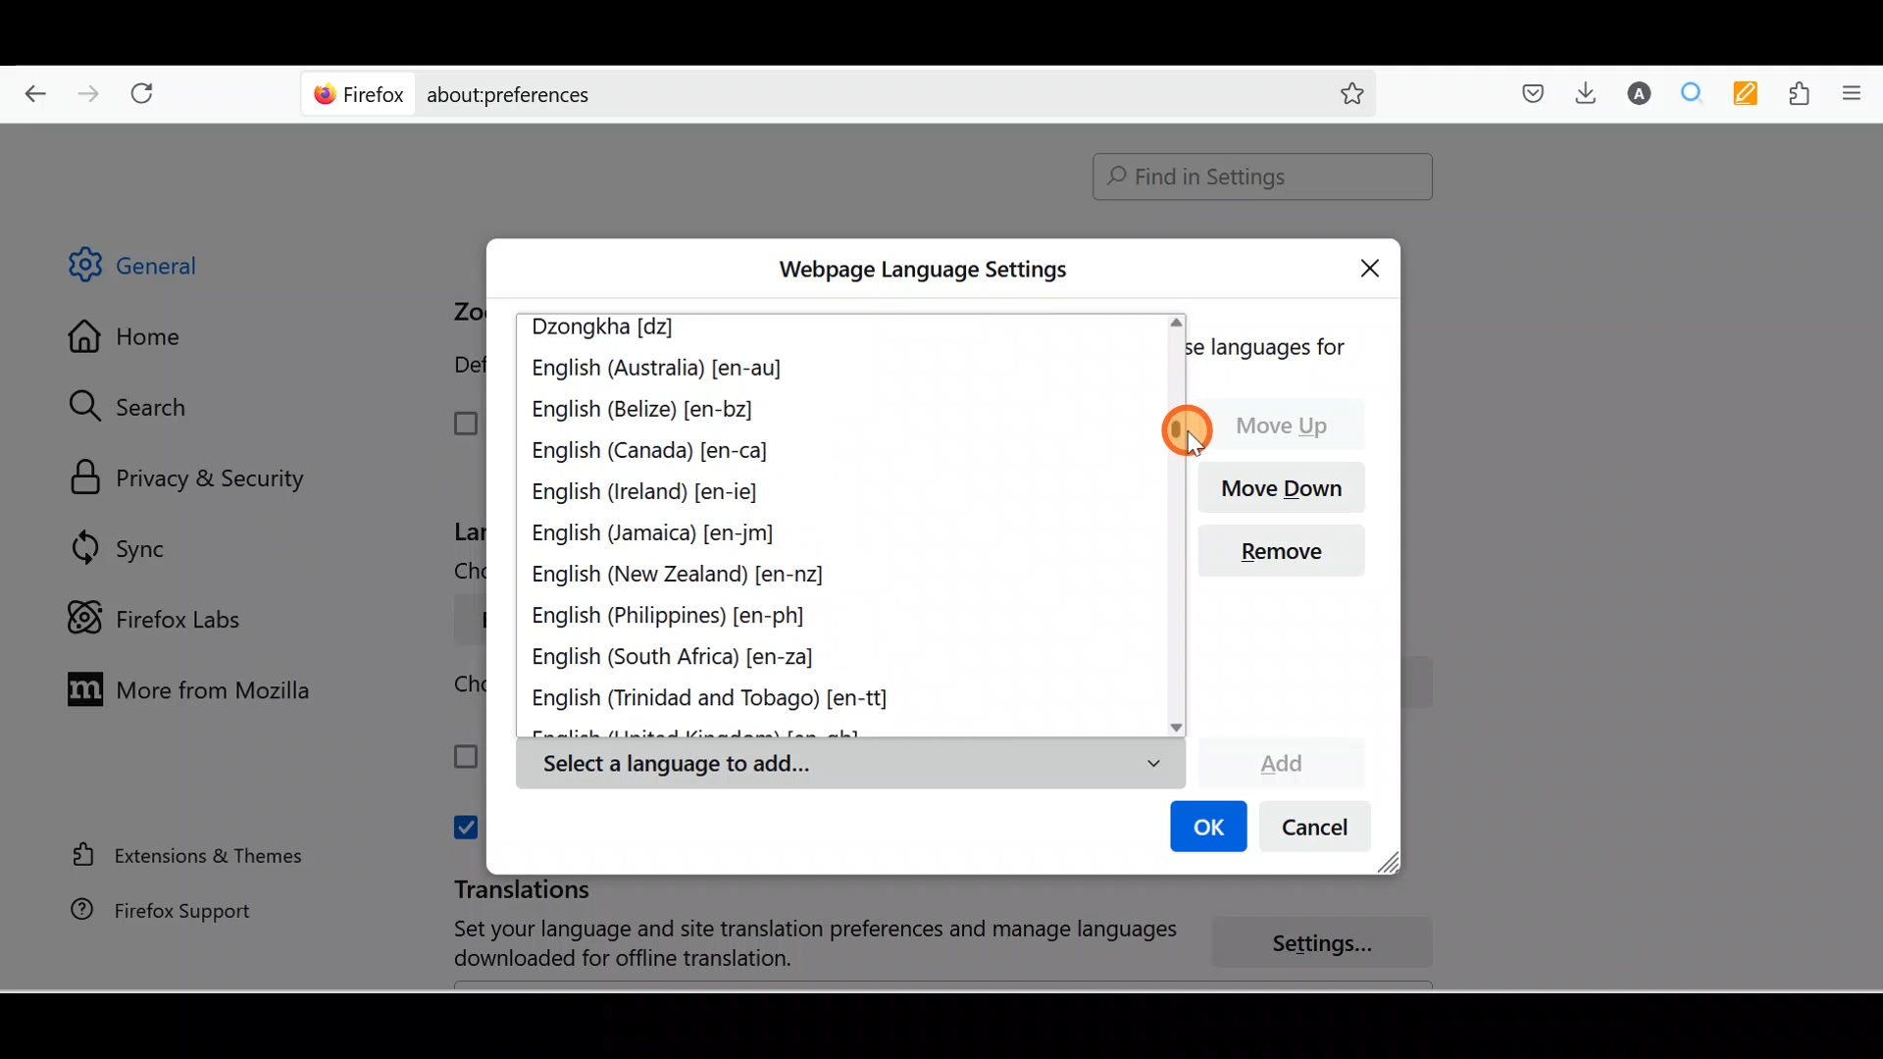 This screenshot has width=1883, height=1059. I want to click on Scroll bar, so click(1174, 524).